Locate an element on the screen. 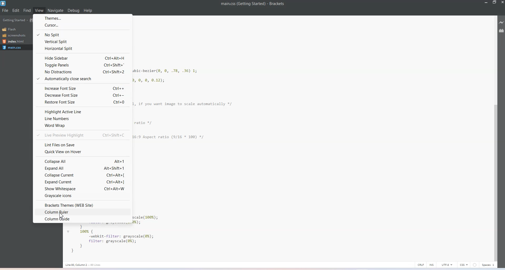  INS is located at coordinates (432, 264).